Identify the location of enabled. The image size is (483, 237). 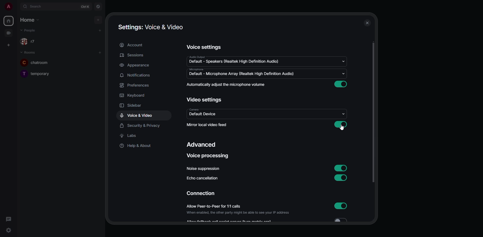
(340, 124).